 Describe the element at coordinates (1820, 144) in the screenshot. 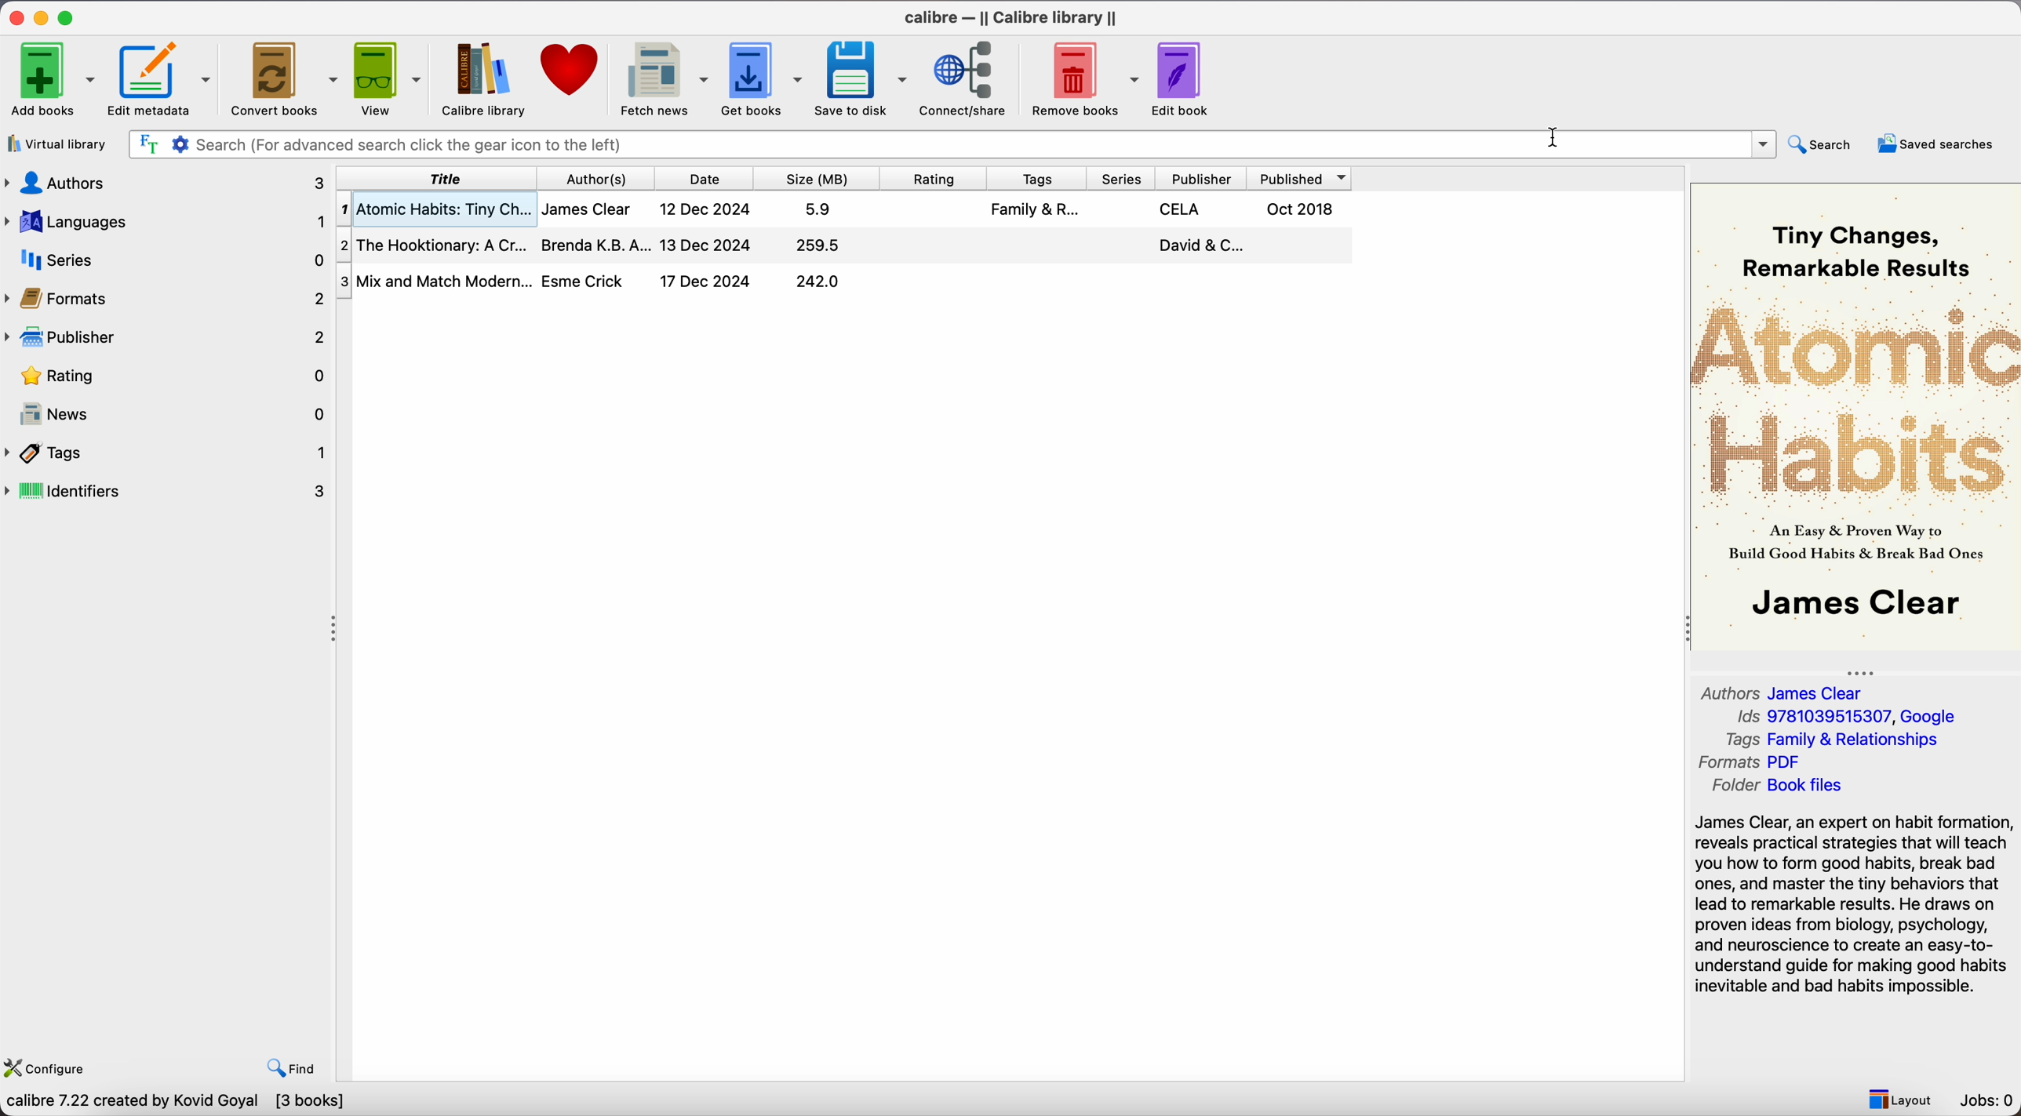

I see `search` at that location.